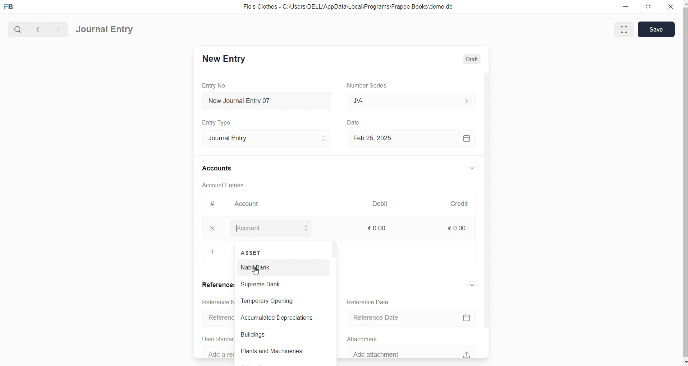  I want to click on ‘Add a remark, so click(222, 352).